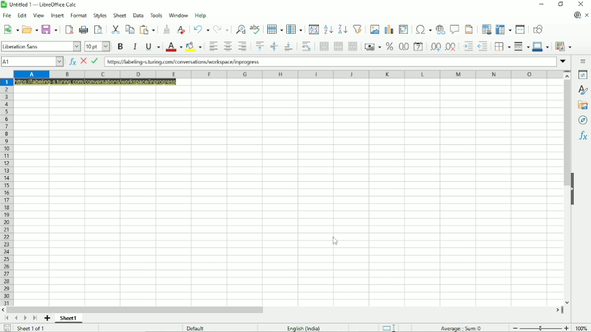  What do you see at coordinates (135, 47) in the screenshot?
I see `Italic` at bounding box center [135, 47].